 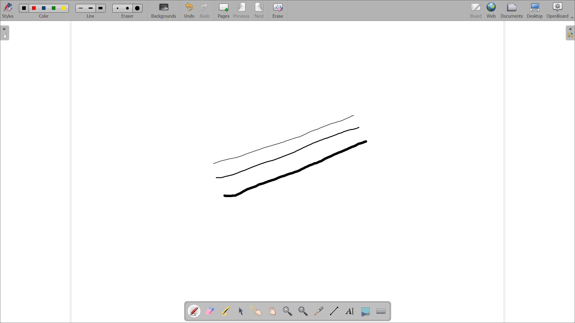 I want to click on interact with items, so click(x=257, y=311).